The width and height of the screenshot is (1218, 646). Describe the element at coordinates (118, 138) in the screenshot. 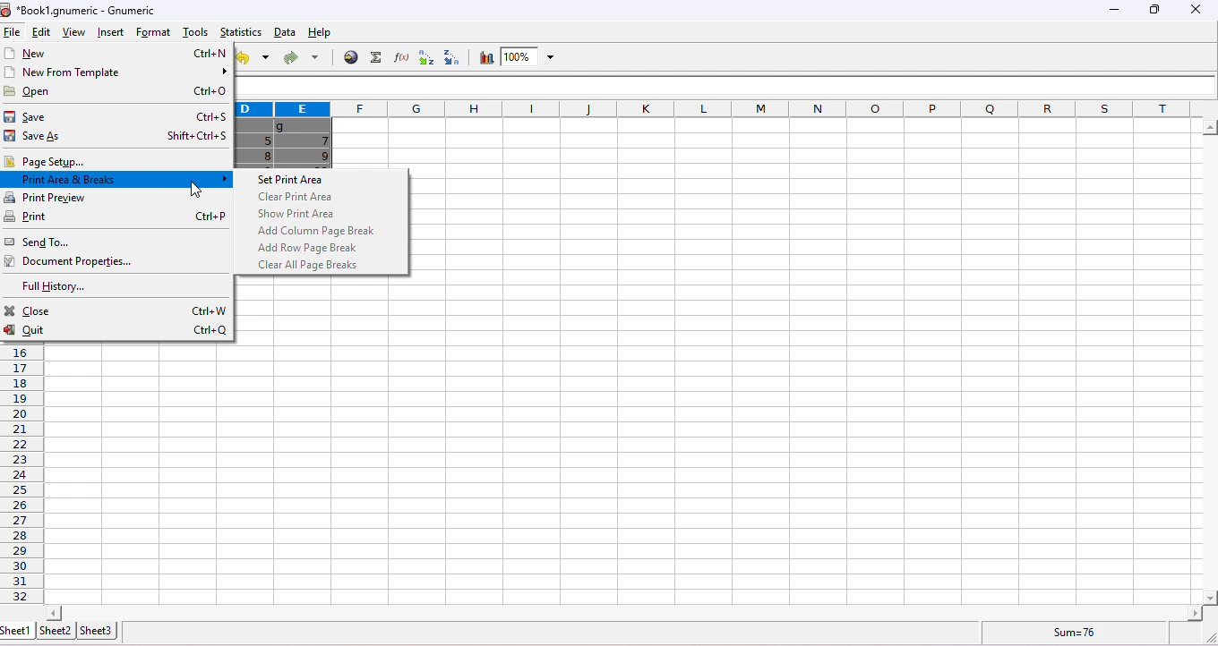

I see `save as` at that location.